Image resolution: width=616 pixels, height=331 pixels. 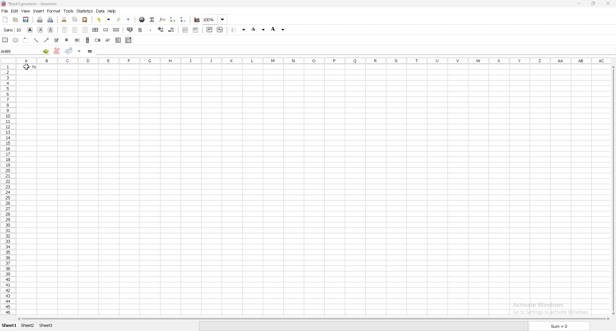 What do you see at coordinates (28, 325) in the screenshot?
I see `sheet 2` at bounding box center [28, 325].